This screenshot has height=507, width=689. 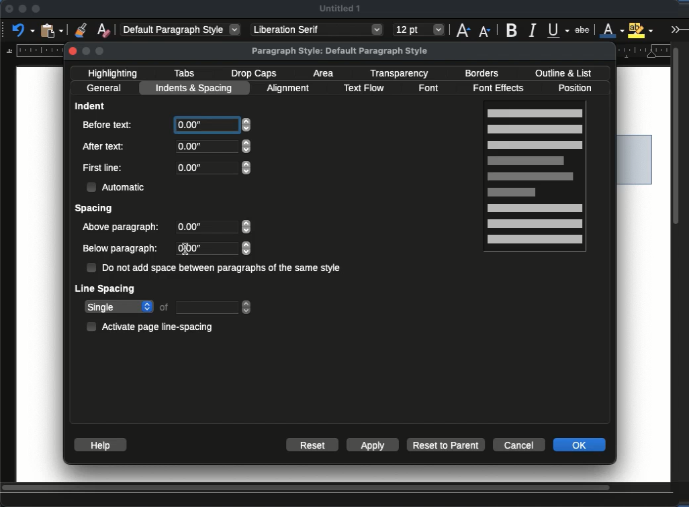 I want to click on general , so click(x=105, y=89).